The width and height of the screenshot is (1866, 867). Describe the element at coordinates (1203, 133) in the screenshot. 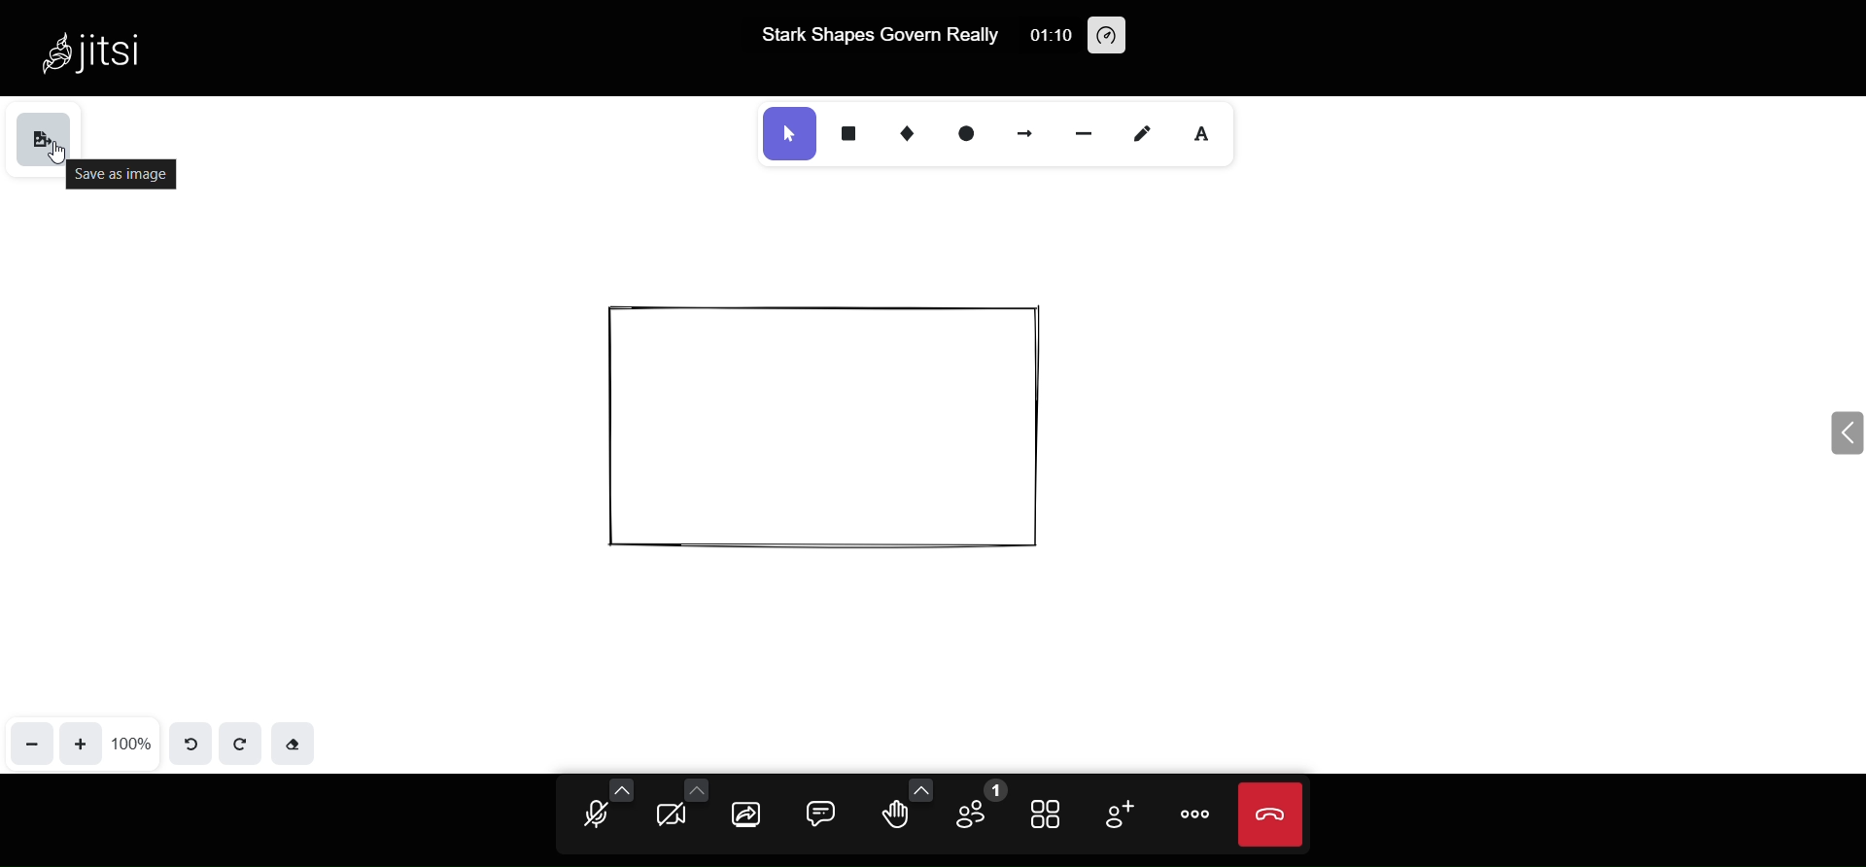

I see `text` at that location.